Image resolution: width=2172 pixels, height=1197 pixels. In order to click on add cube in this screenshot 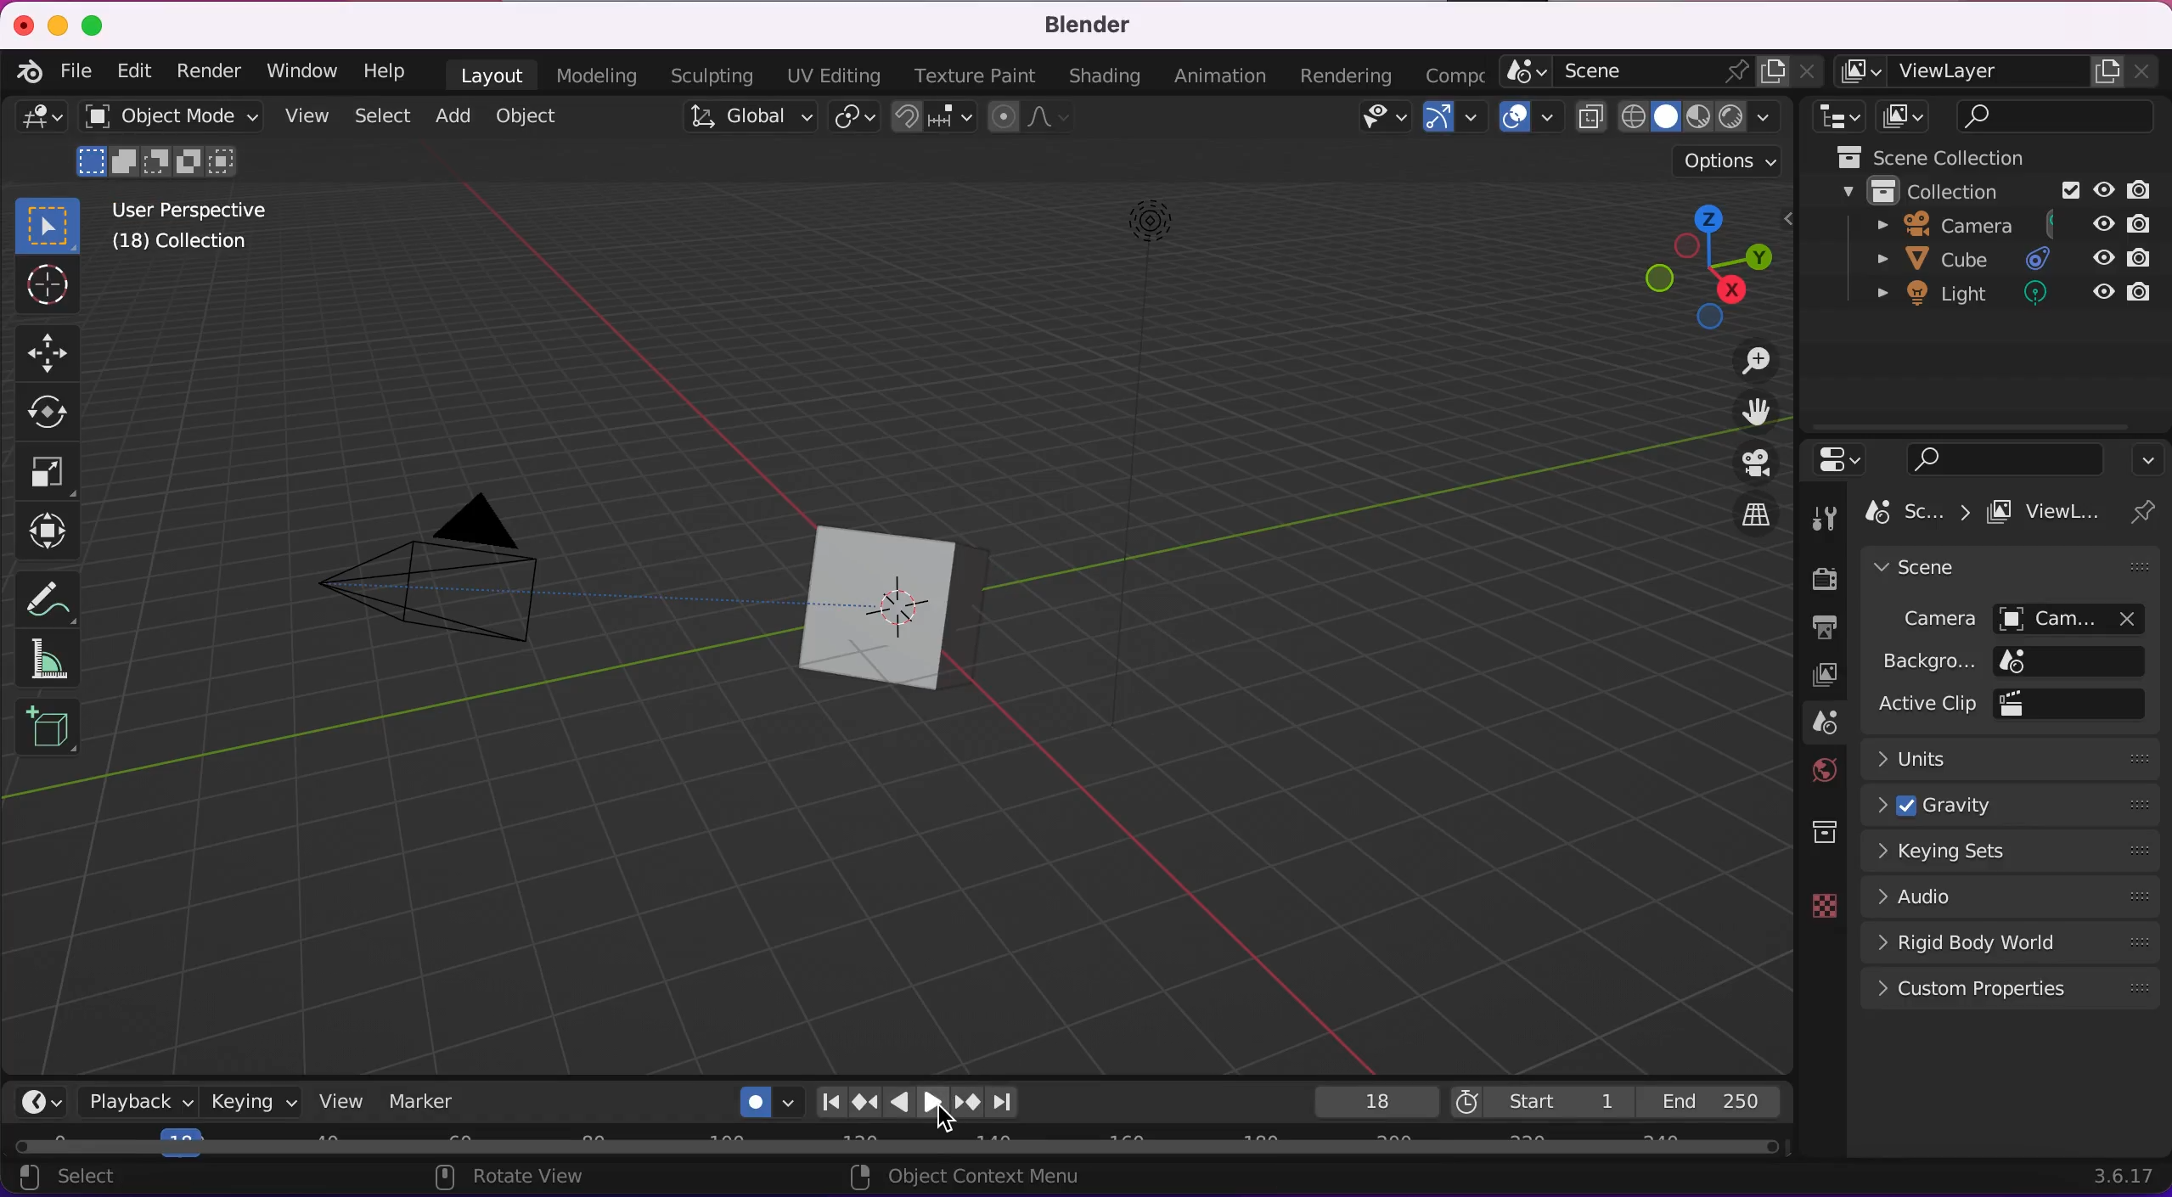, I will do `click(46, 726)`.